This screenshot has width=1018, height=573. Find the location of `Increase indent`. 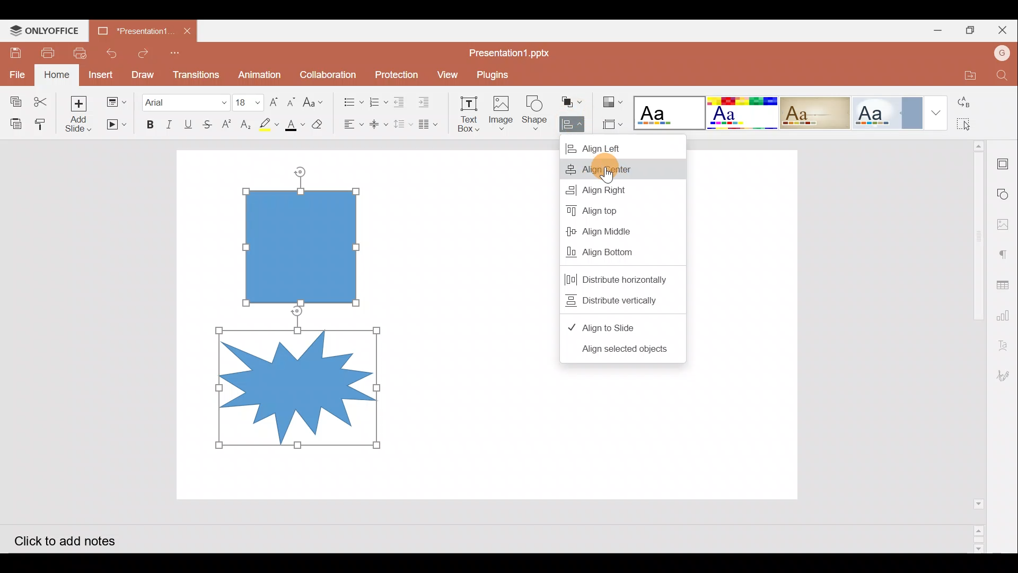

Increase indent is located at coordinates (427, 99).